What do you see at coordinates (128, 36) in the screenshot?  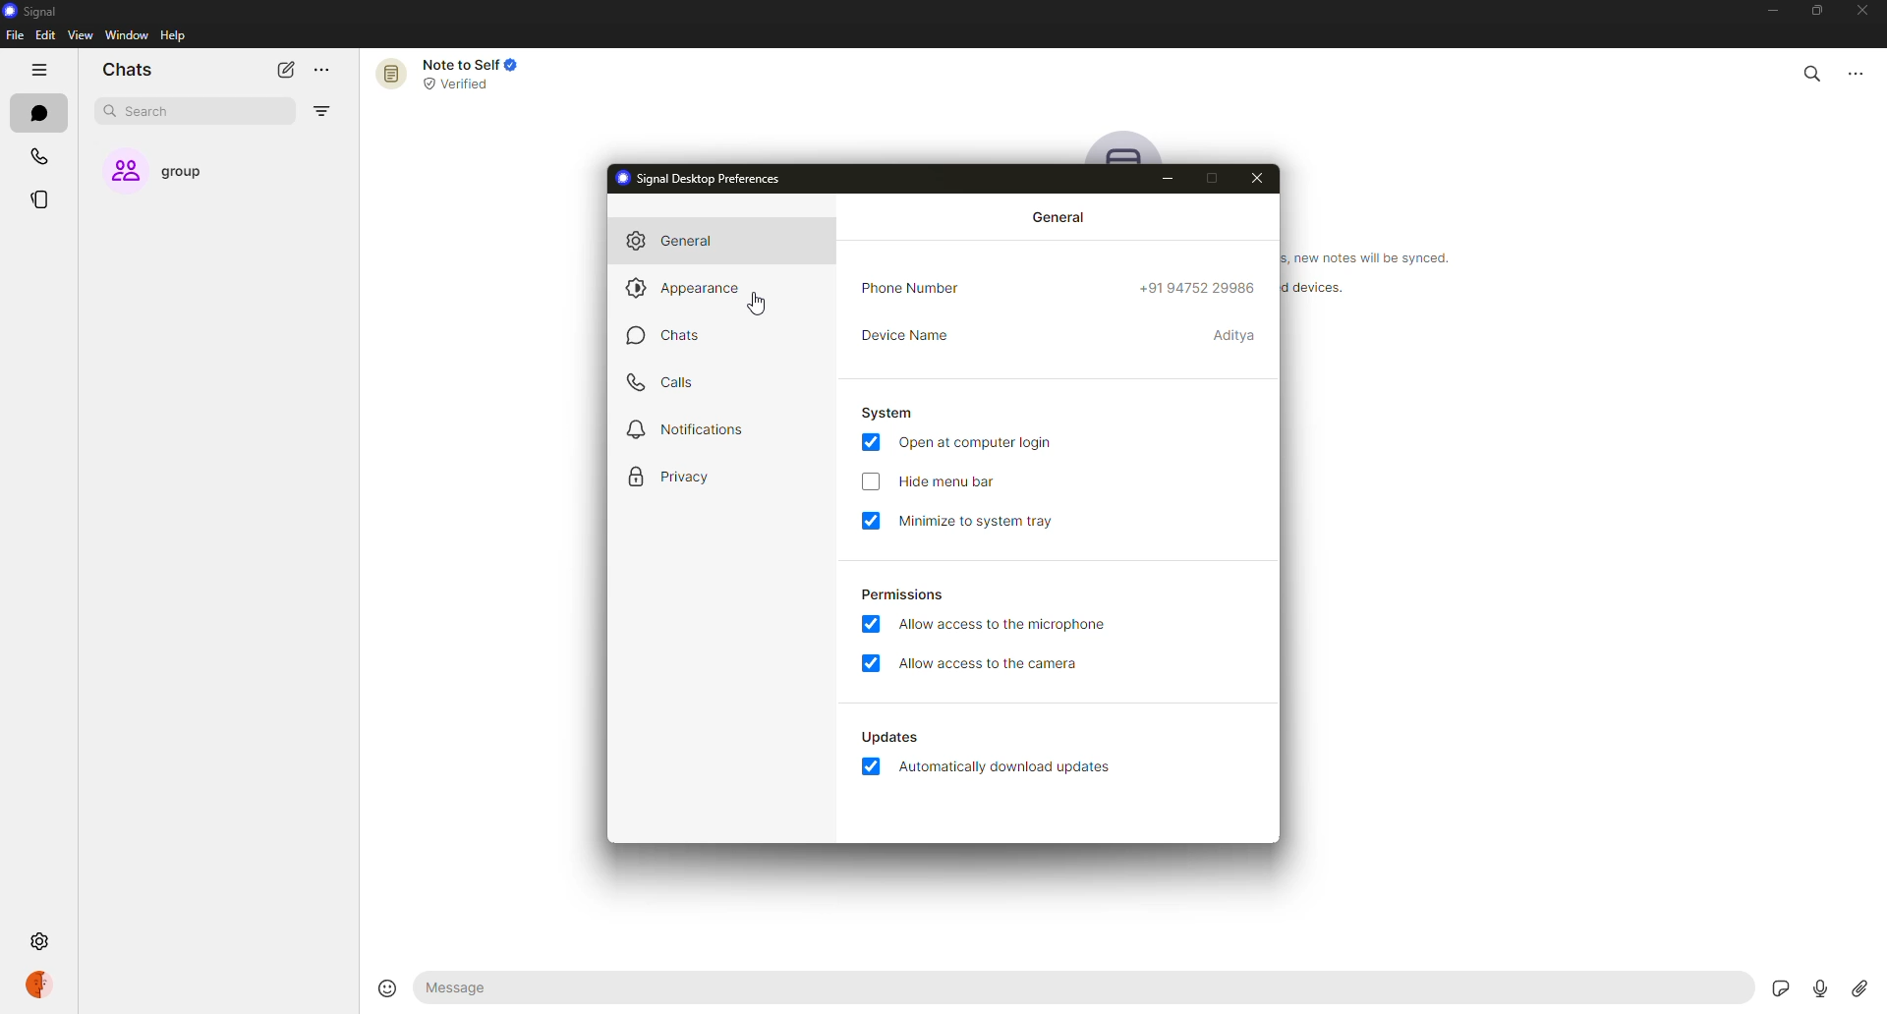 I see `window` at bounding box center [128, 36].